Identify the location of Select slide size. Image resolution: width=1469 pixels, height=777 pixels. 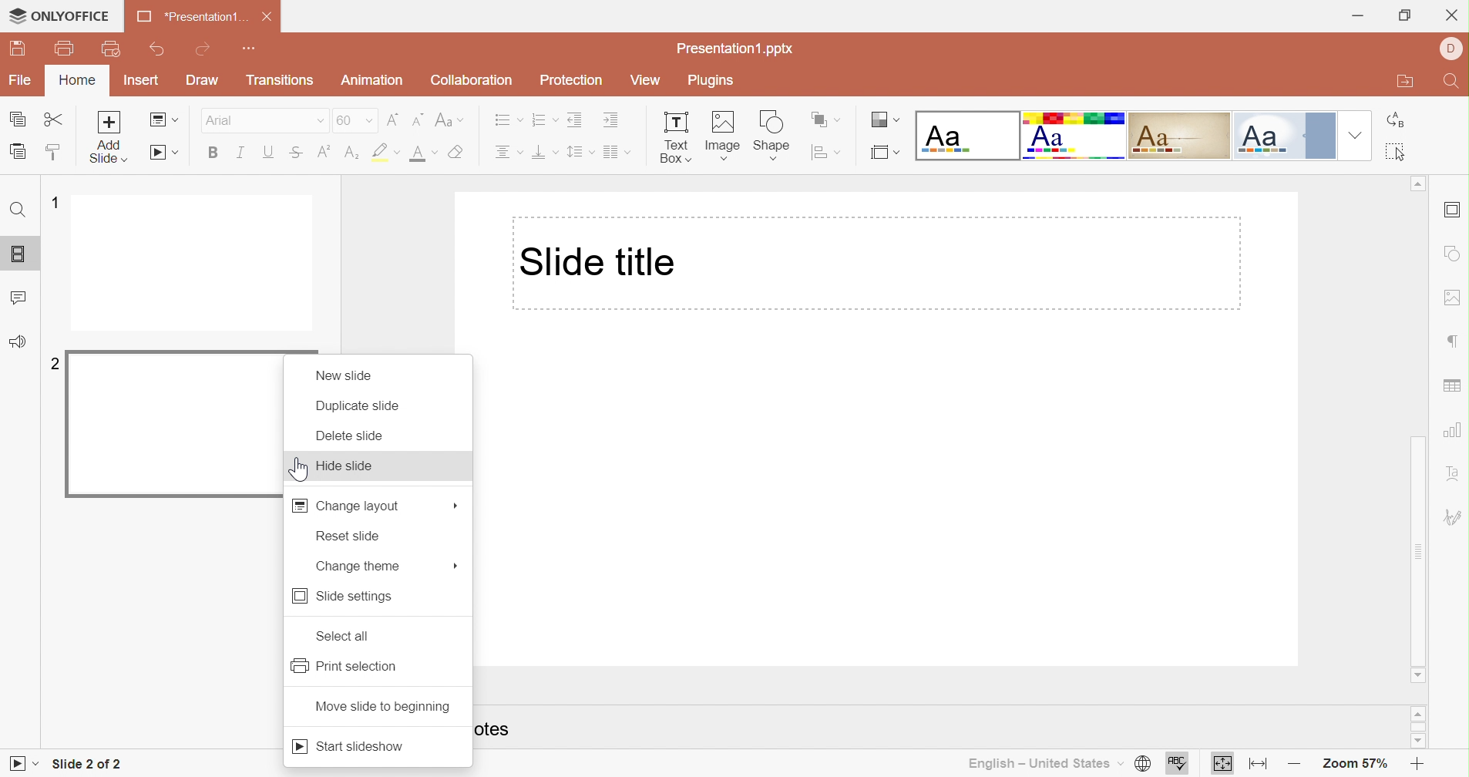
(882, 156).